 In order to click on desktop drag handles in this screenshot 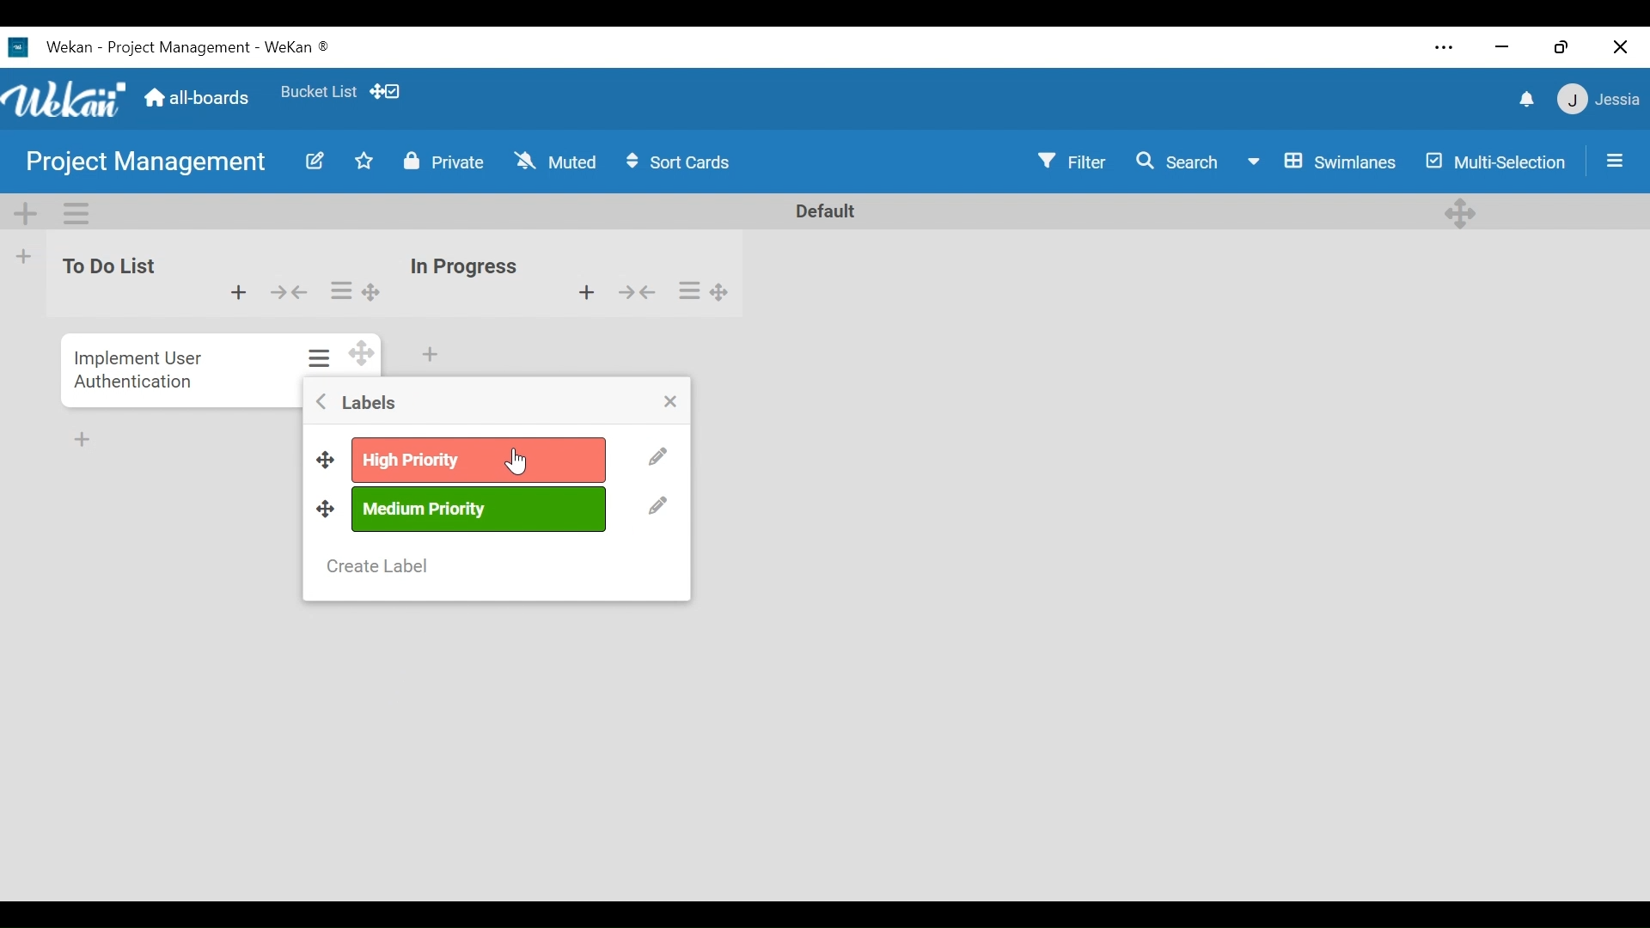, I will do `click(1459, 213)`.